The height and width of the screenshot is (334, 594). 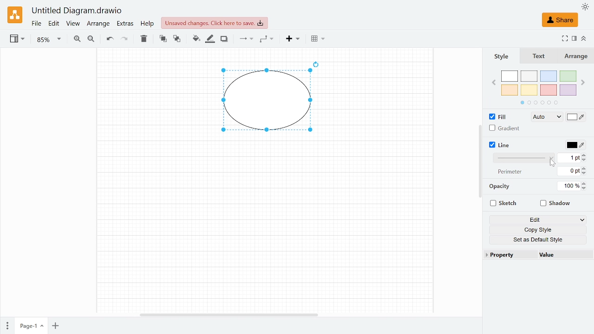 What do you see at coordinates (543, 117) in the screenshot?
I see `Fill color format` at bounding box center [543, 117].